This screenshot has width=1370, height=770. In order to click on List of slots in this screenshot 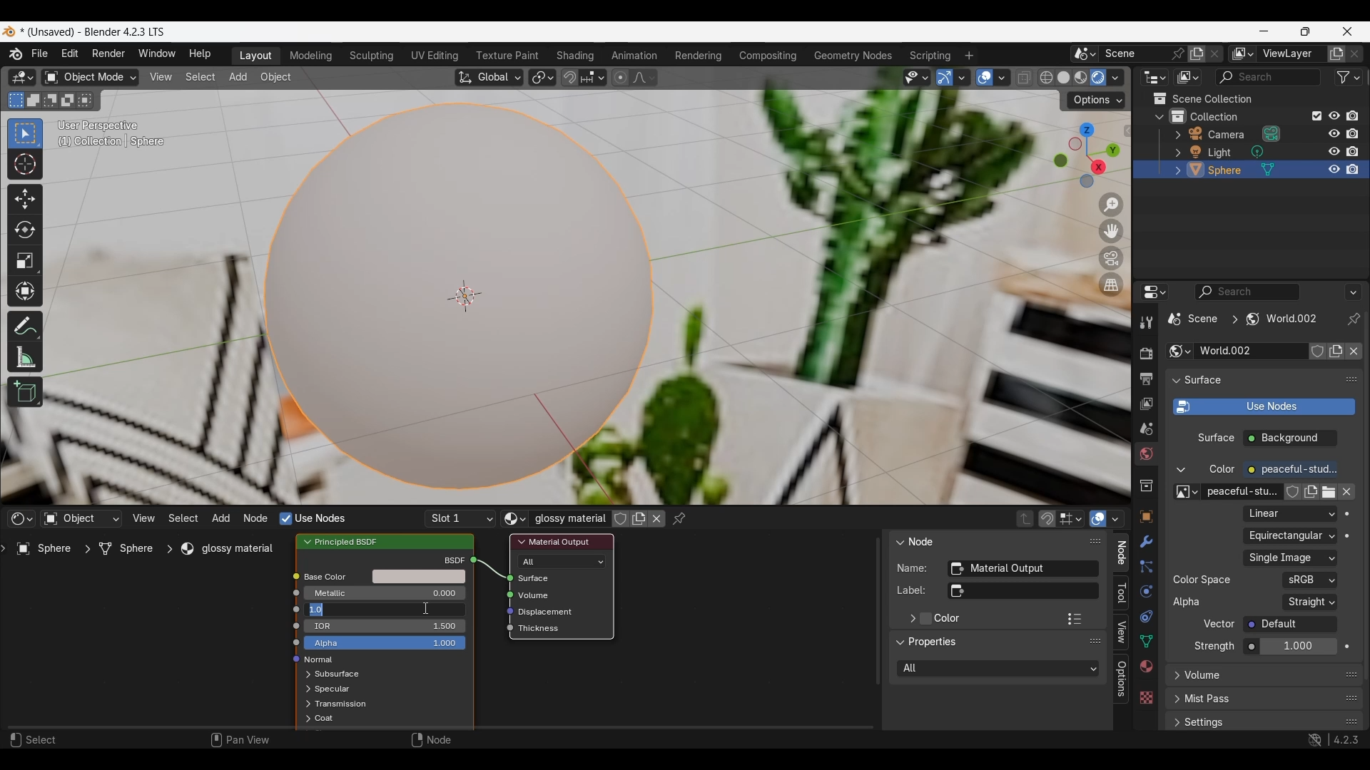, I will do `click(460, 519)`.